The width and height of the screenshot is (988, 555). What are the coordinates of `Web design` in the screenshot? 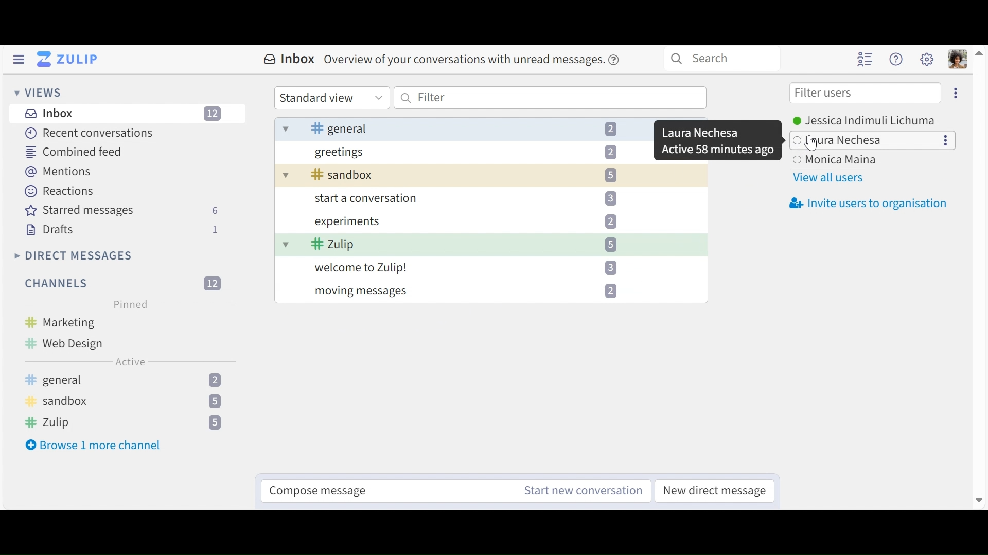 It's located at (70, 343).